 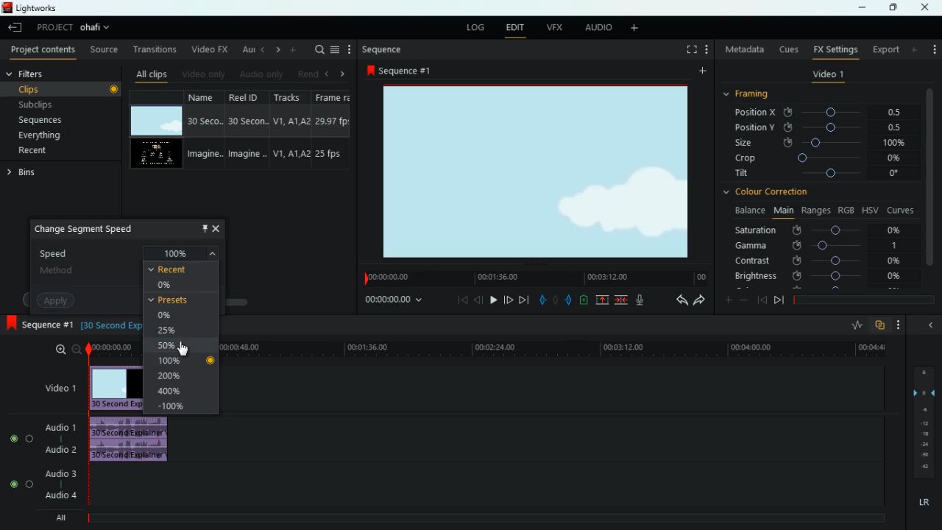 I want to click on plus, so click(x=725, y=299).